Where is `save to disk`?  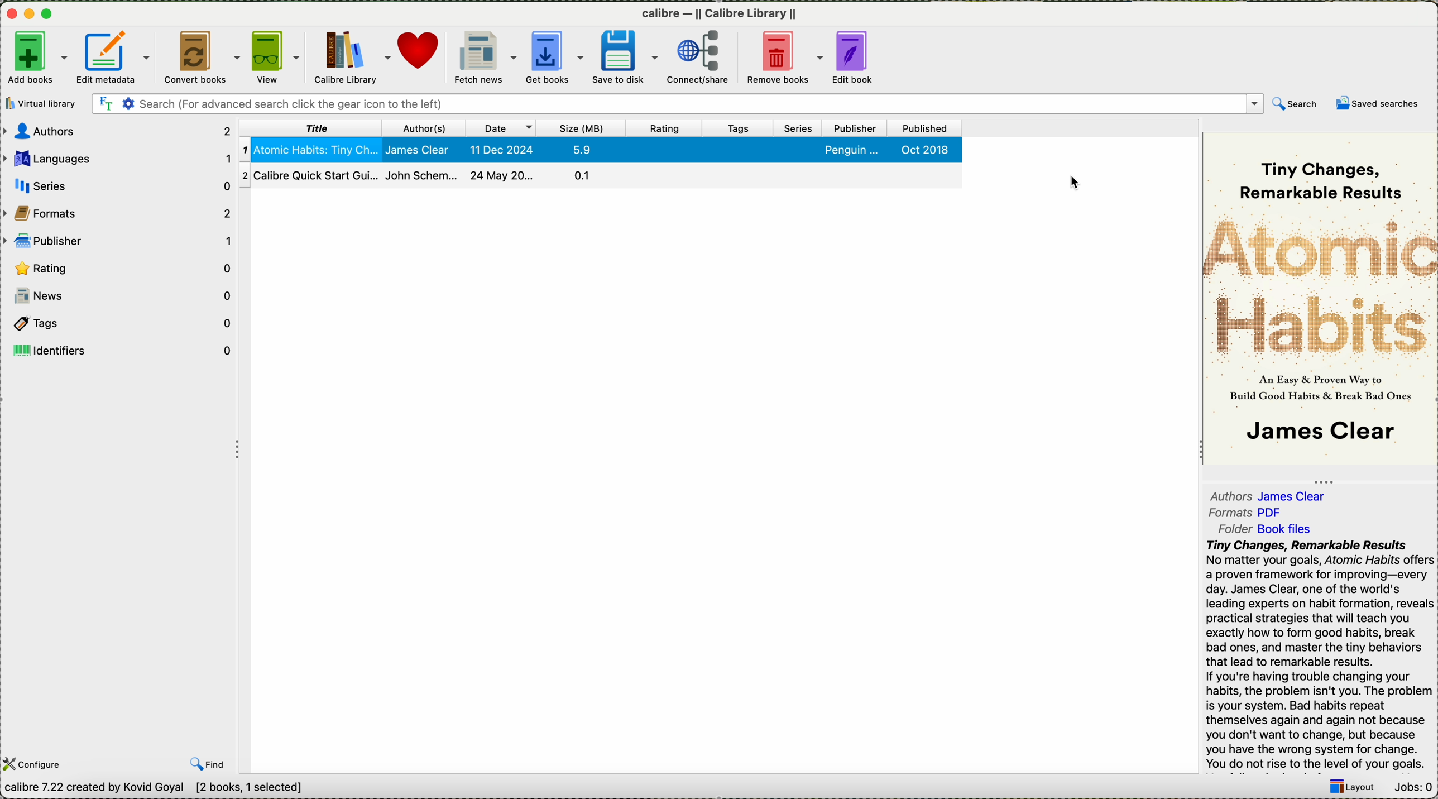 save to disk is located at coordinates (623, 57).